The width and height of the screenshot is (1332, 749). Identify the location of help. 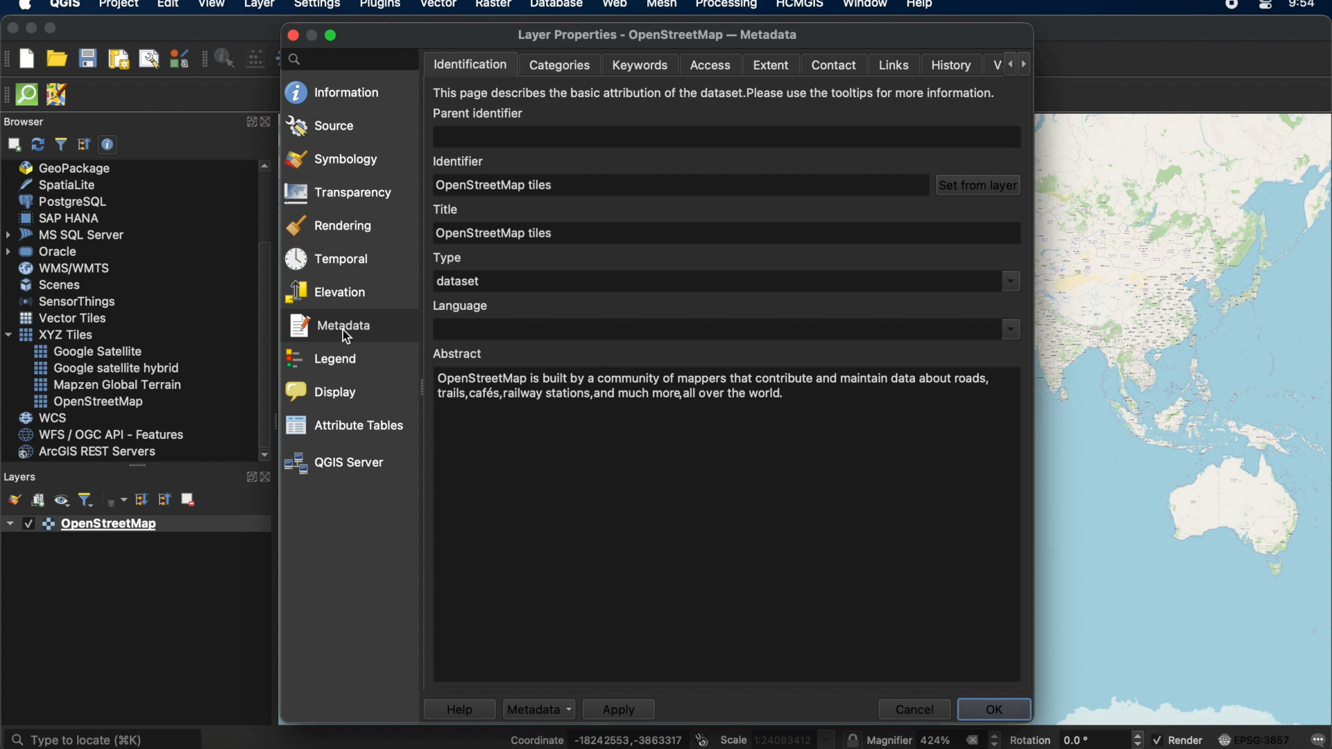
(456, 708).